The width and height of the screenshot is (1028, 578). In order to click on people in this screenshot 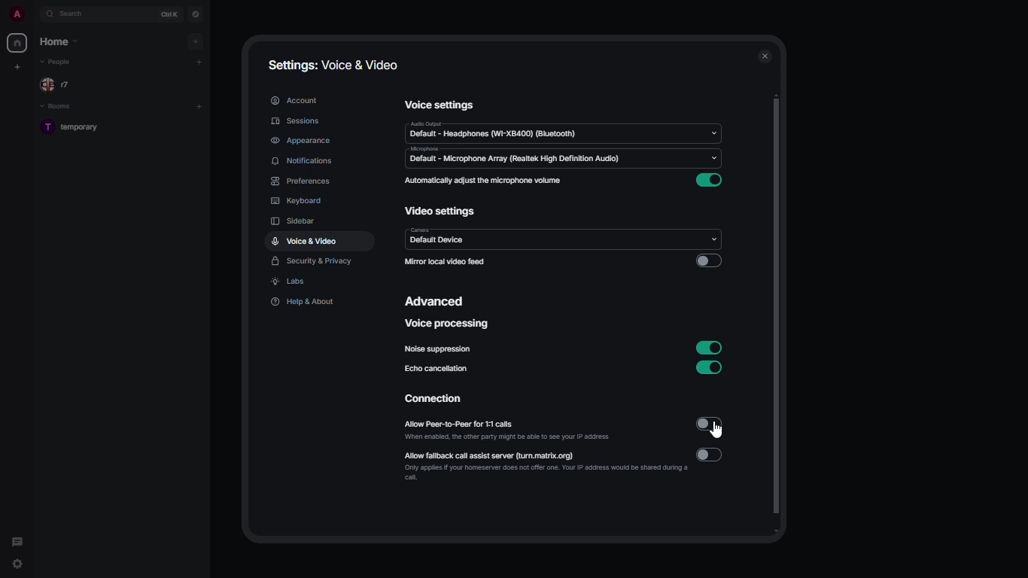, I will do `click(58, 62)`.